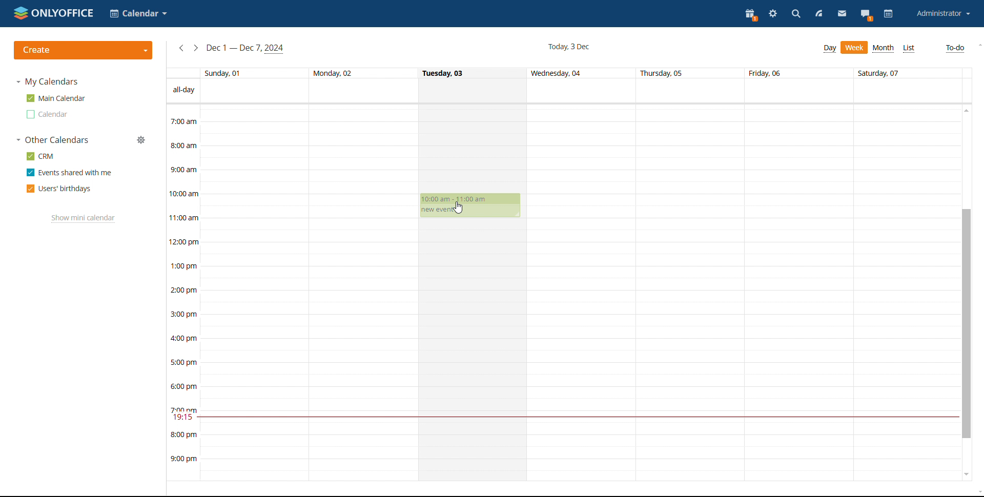  I want to click on 7:00 am, so click(183, 121).